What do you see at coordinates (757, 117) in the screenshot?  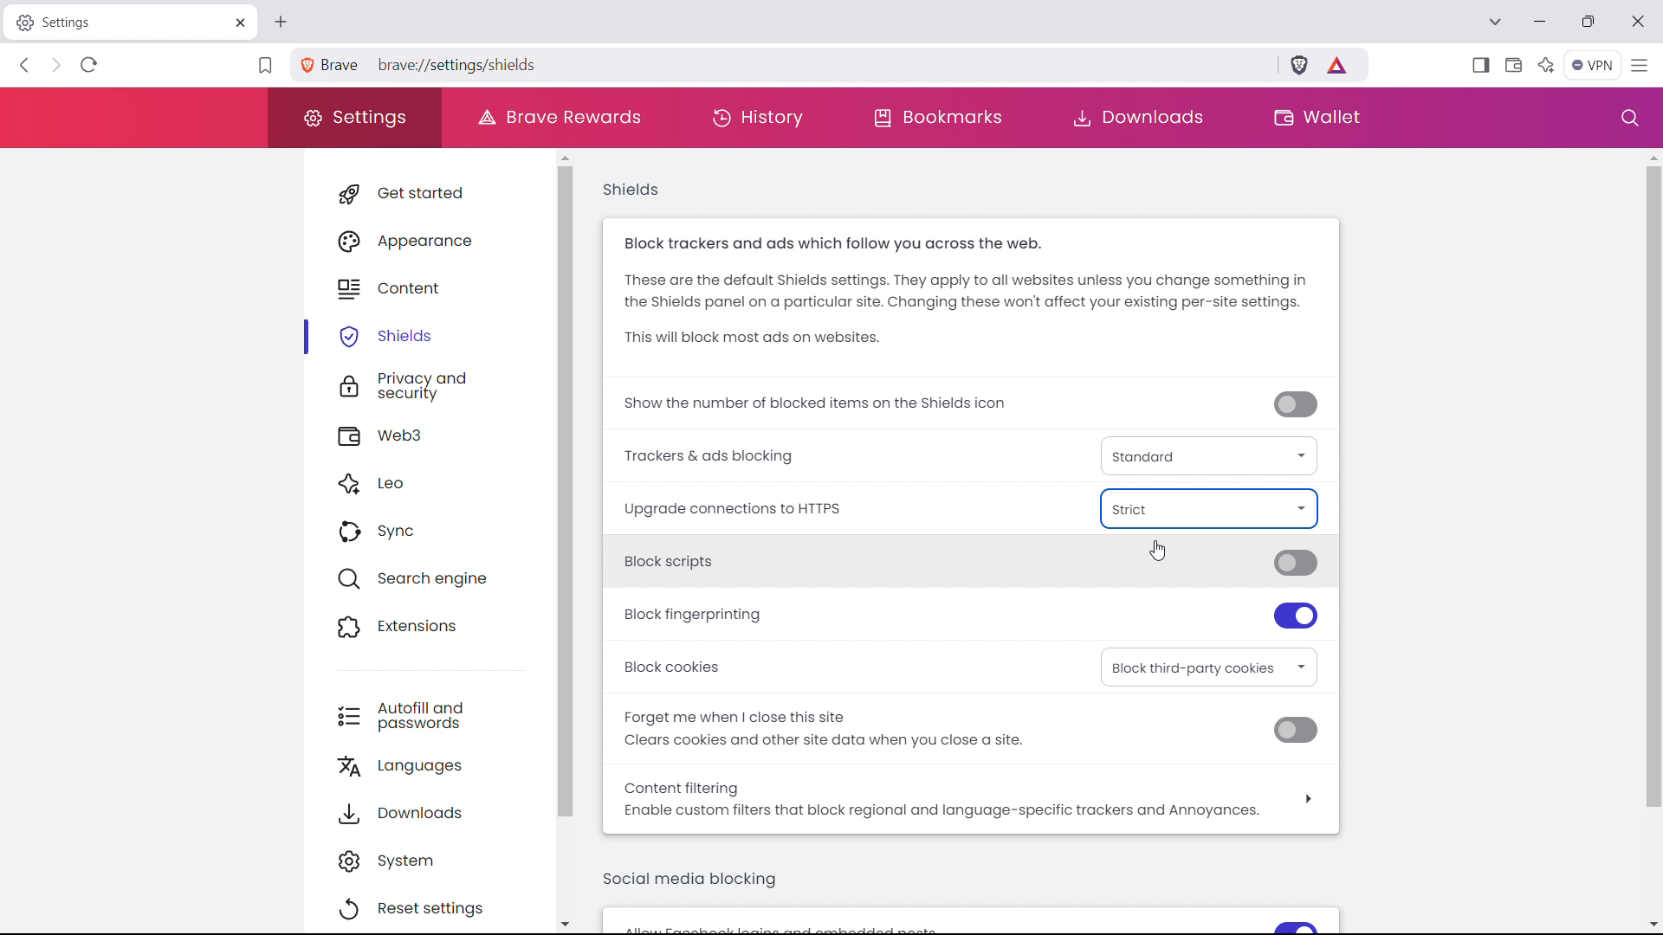 I see `history` at bounding box center [757, 117].